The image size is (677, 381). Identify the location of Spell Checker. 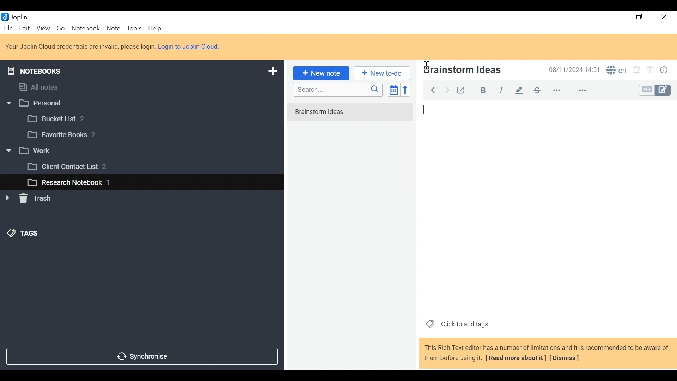
(616, 71).